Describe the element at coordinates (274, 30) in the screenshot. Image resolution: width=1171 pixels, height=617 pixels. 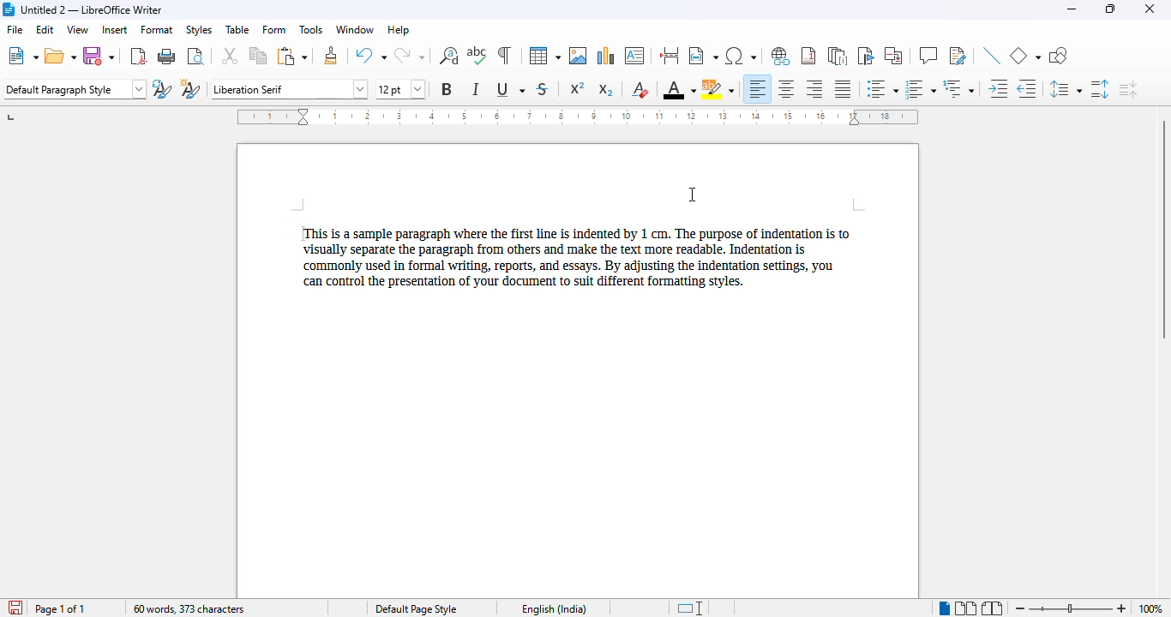
I see `form` at that location.